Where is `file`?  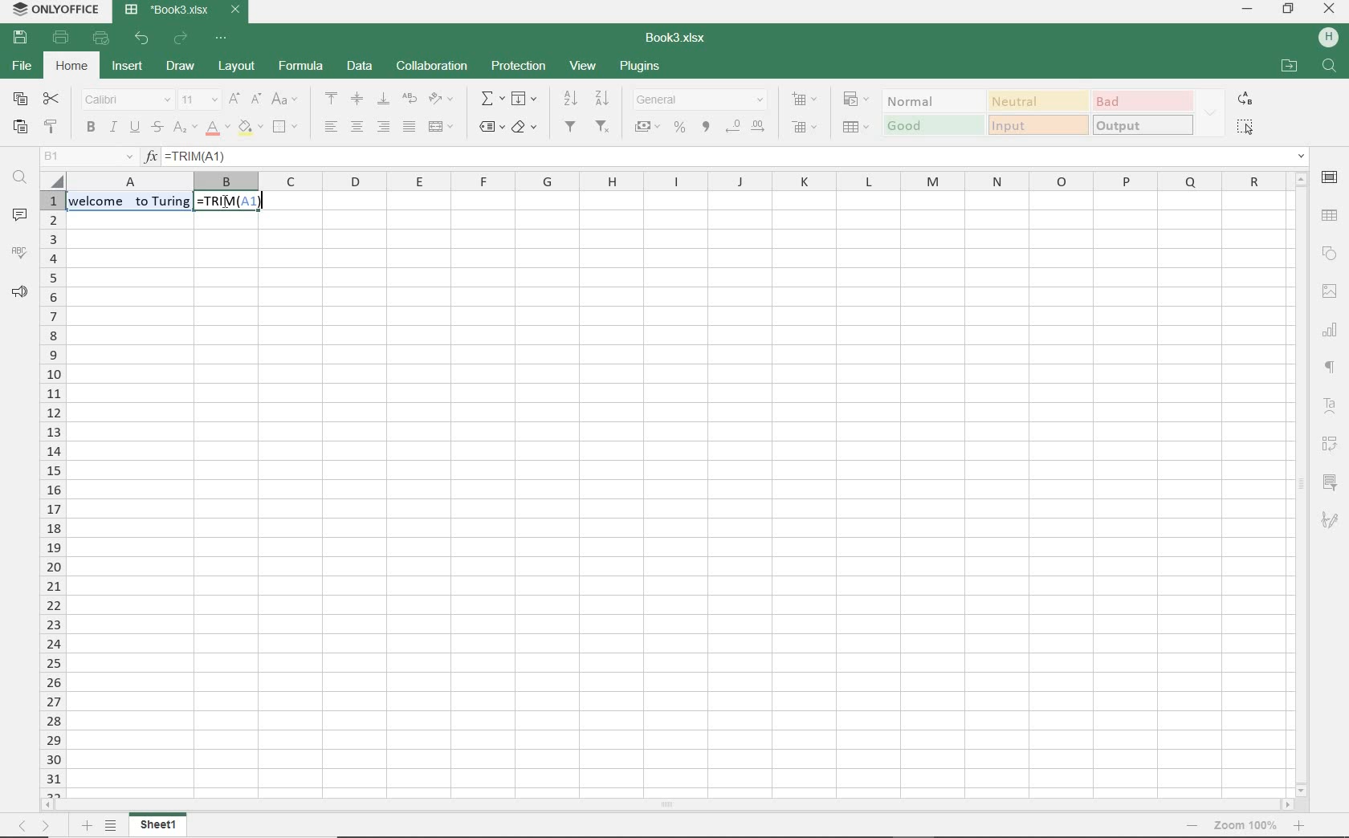 file is located at coordinates (22, 67).